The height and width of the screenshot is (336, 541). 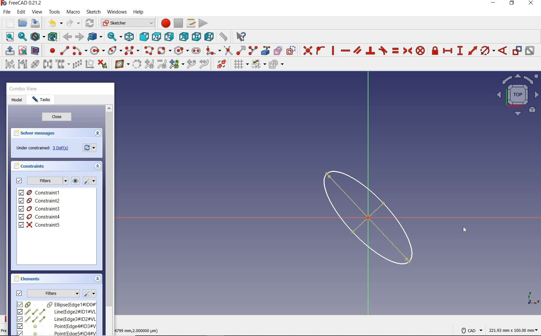 What do you see at coordinates (102, 64) in the screenshot?
I see `delete all constraints` at bounding box center [102, 64].